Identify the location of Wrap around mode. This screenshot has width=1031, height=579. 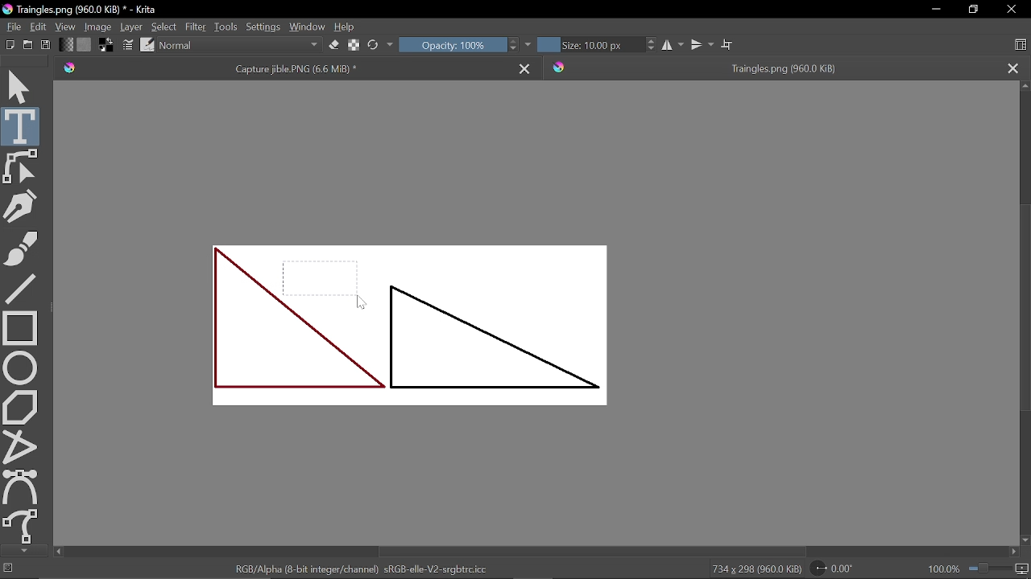
(729, 46).